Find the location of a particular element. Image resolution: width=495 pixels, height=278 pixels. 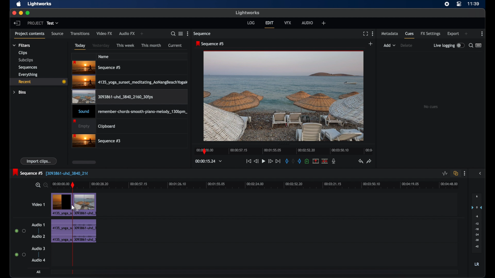

radio buttons is located at coordinates (20, 231).